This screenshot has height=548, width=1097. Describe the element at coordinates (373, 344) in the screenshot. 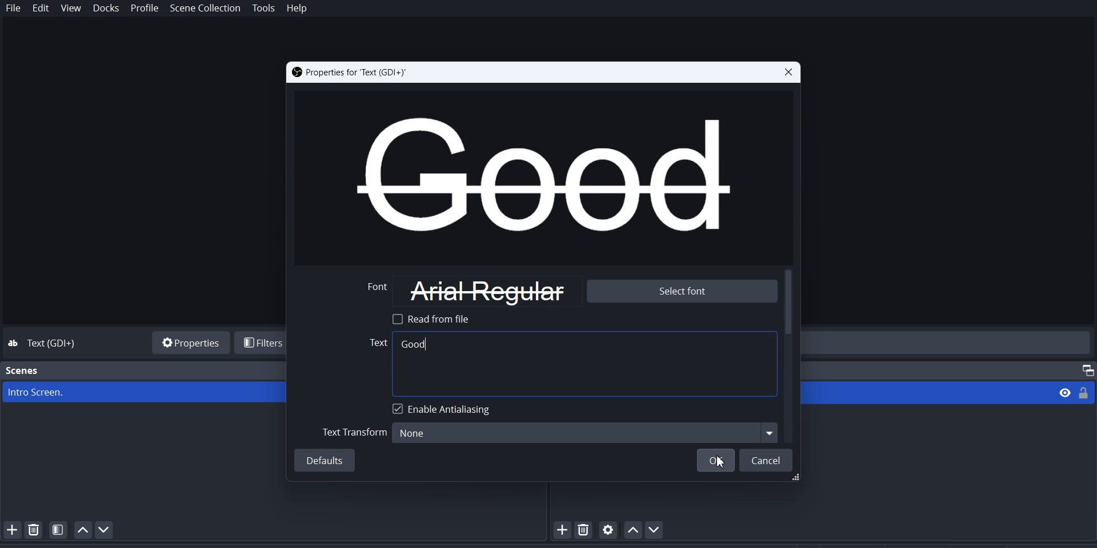

I see `Text` at that location.